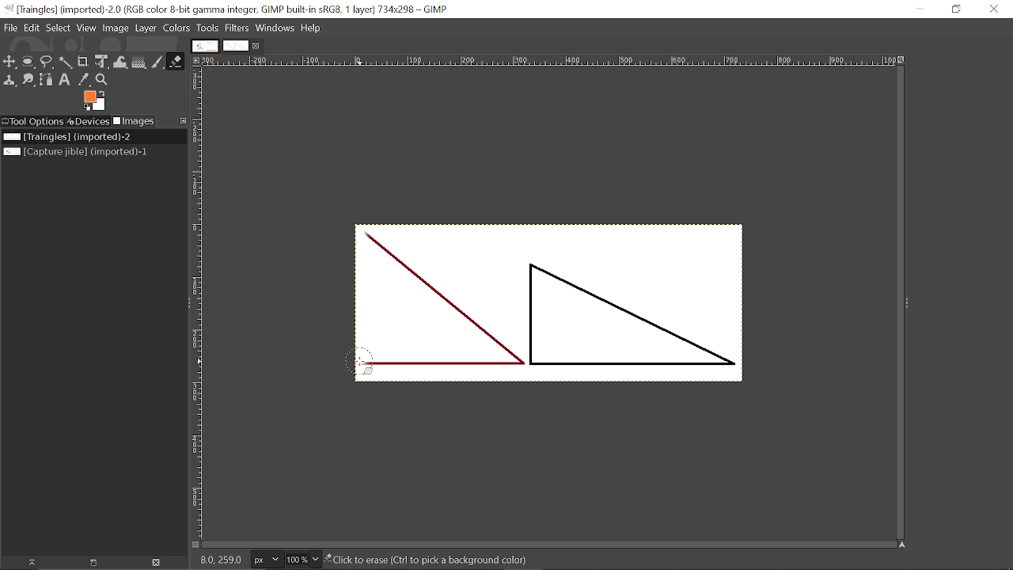 The width and height of the screenshot is (1013, 570). What do you see at coordinates (920, 9) in the screenshot?
I see `Minimize` at bounding box center [920, 9].